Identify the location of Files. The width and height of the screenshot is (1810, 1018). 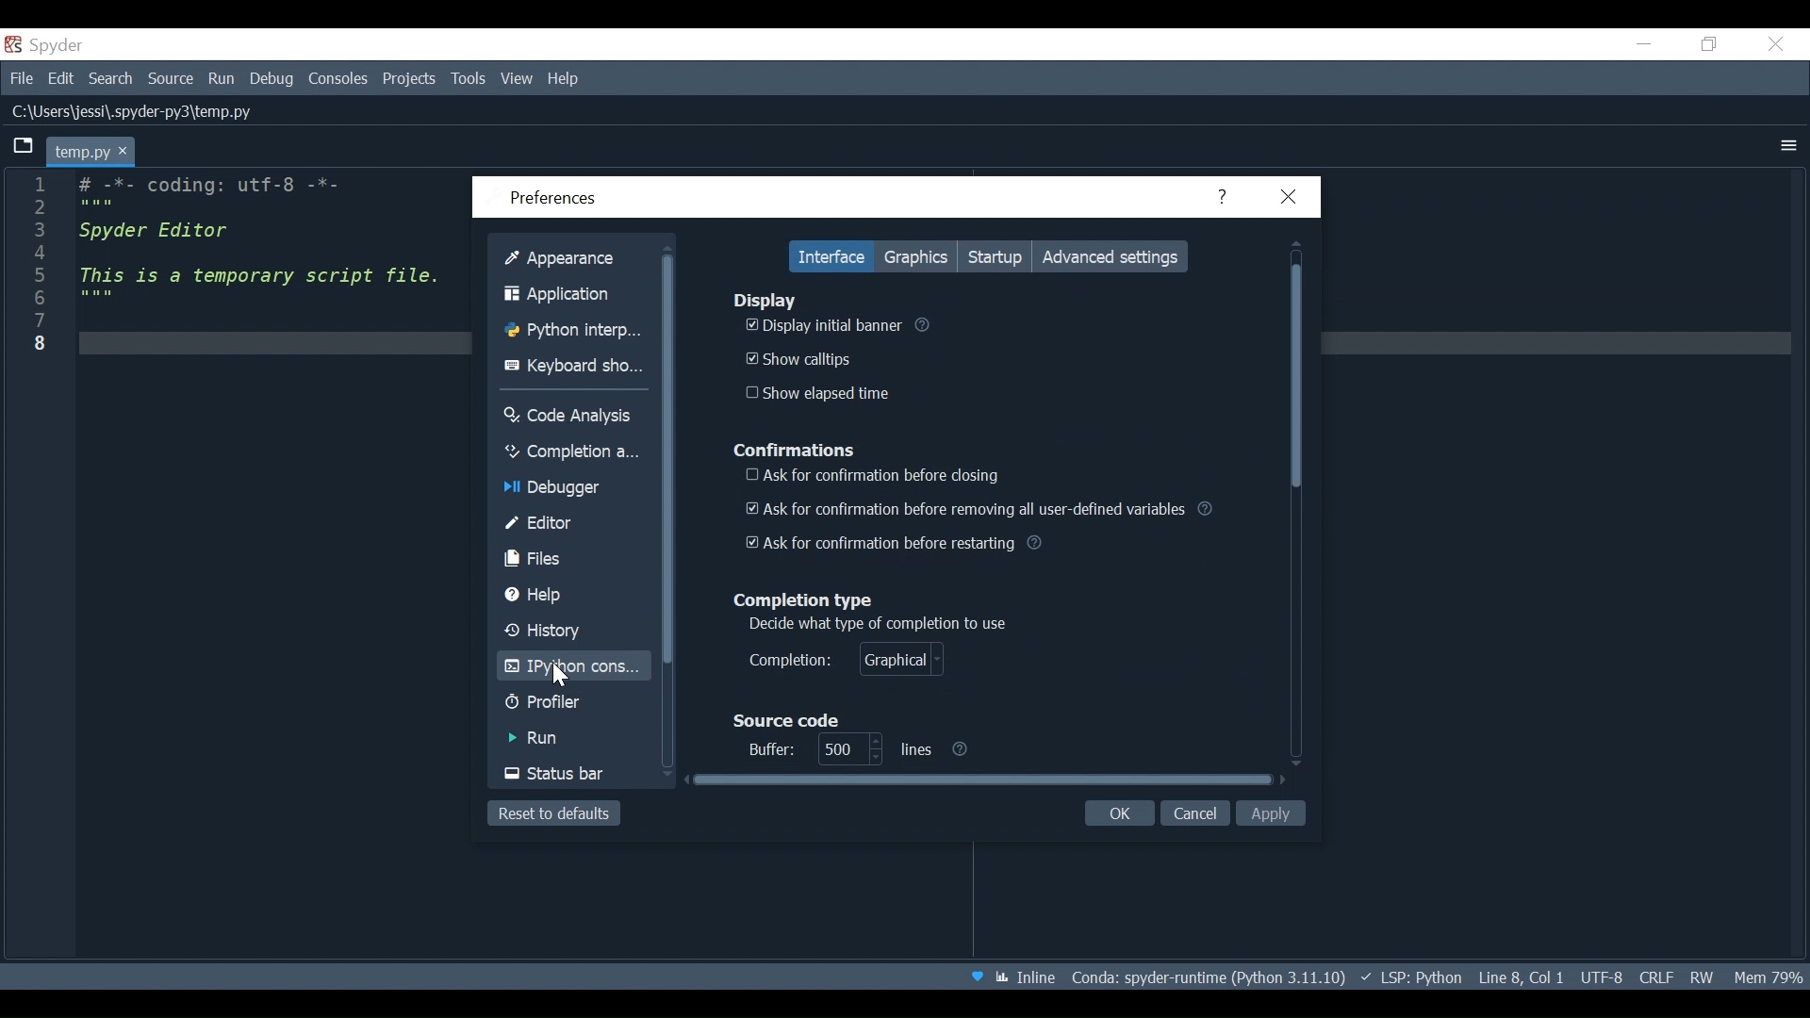
(571, 560).